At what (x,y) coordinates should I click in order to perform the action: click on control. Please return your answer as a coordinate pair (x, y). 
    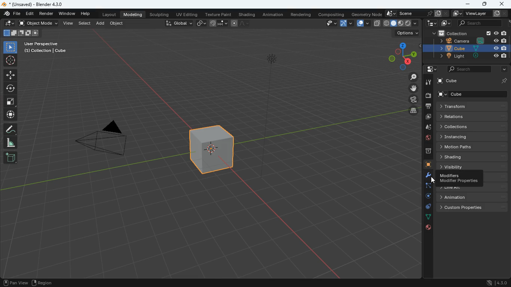
    Looking at the image, I should click on (426, 207).